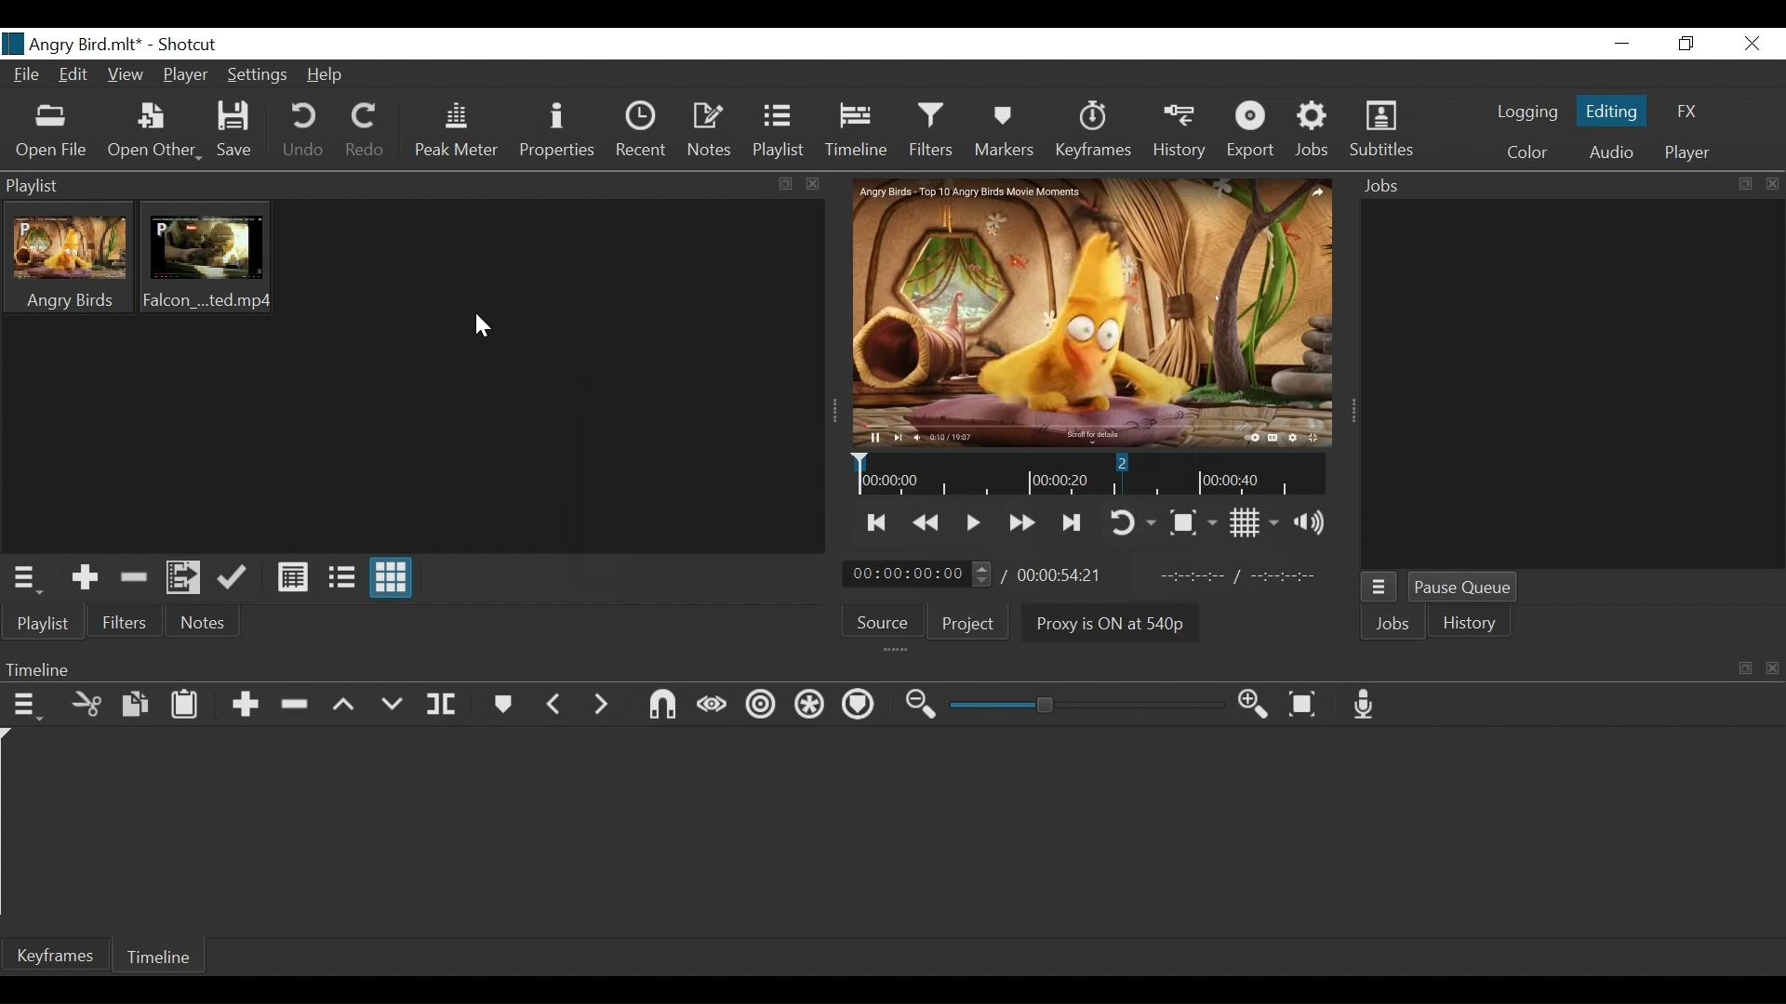 The height and width of the screenshot is (1004, 1786). I want to click on Timeline, so click(858, 131).